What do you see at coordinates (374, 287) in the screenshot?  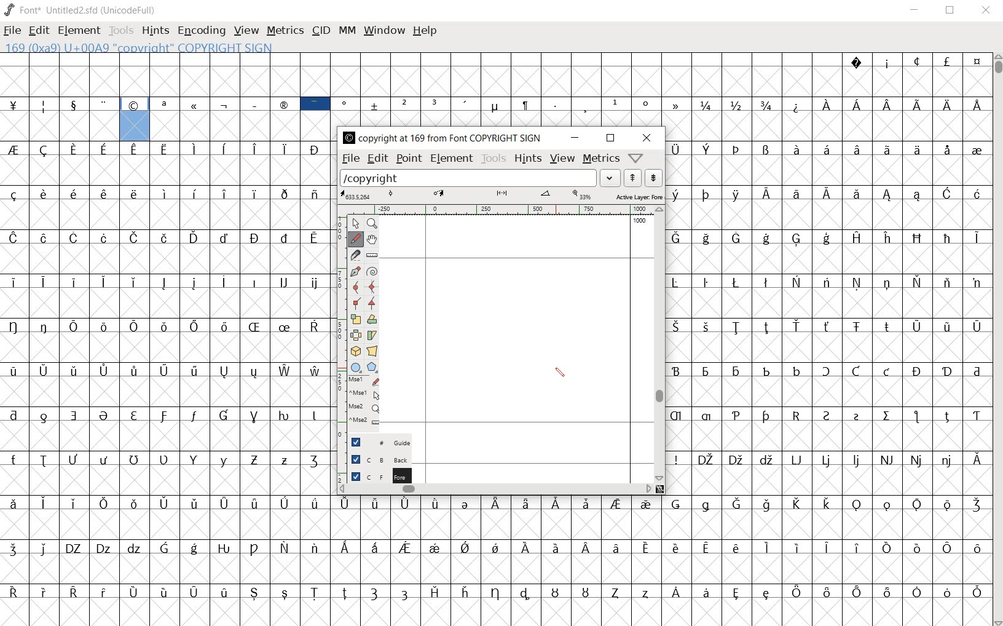 I see `add a curve point always either horizontal or vertical` at bounding box center [374, 287].